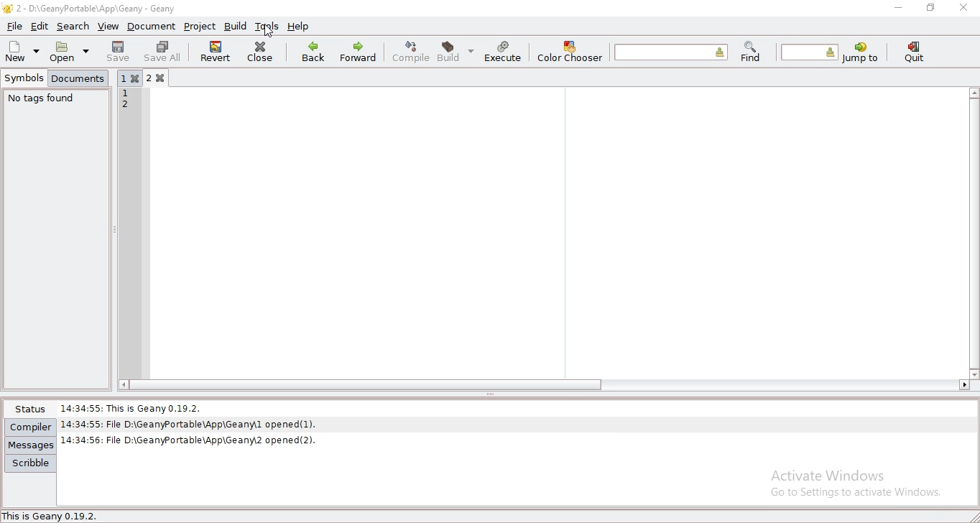 The image size is (980, 523). I want to click on tools, so click(267, 26).